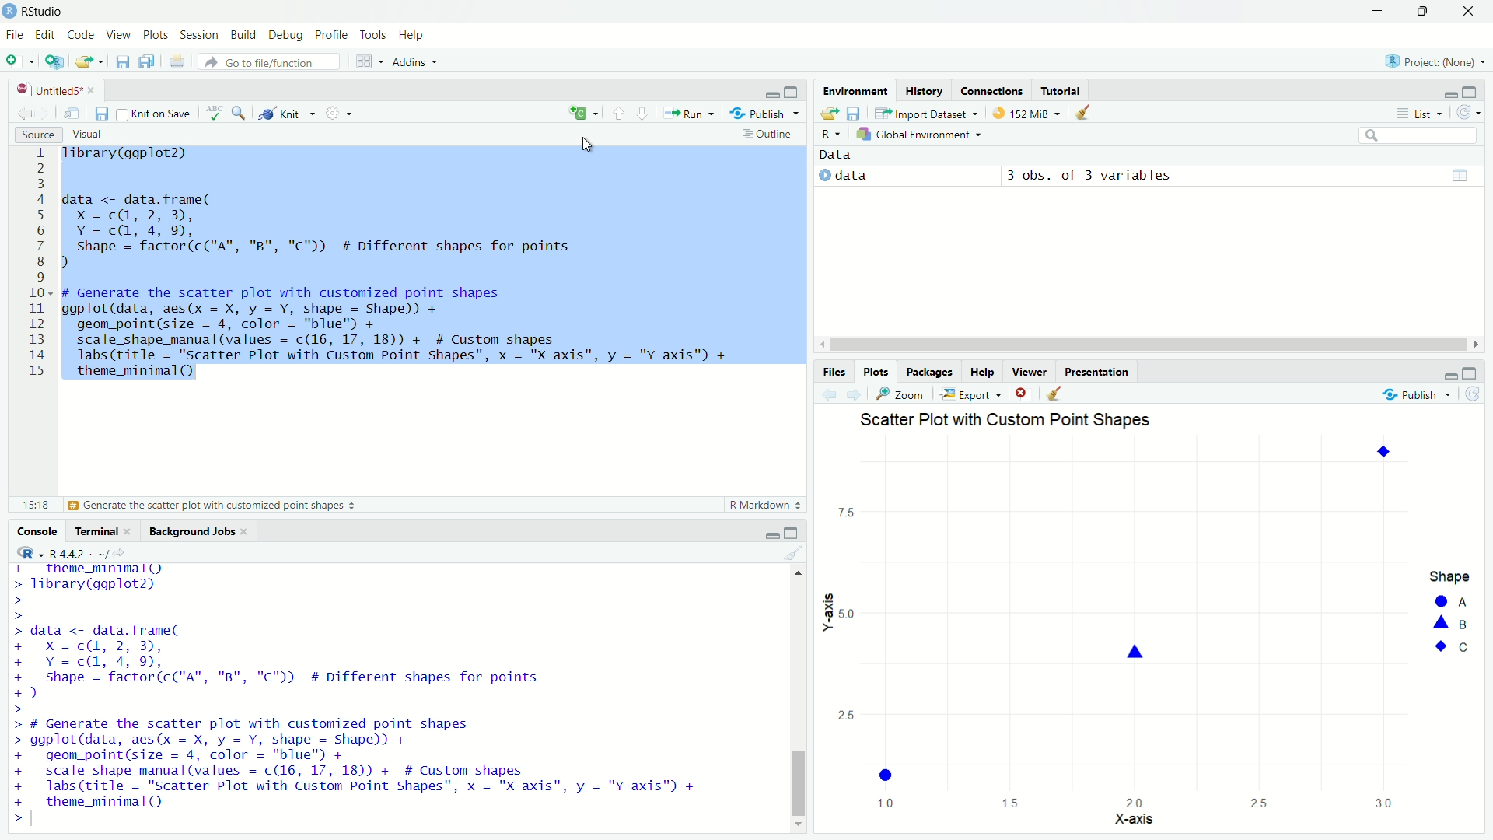 The width and height of the screenshot is (1493, 840). Describe the element at coordinates (189, 530) in the screenshot. I see `Background Jobs` at that location.